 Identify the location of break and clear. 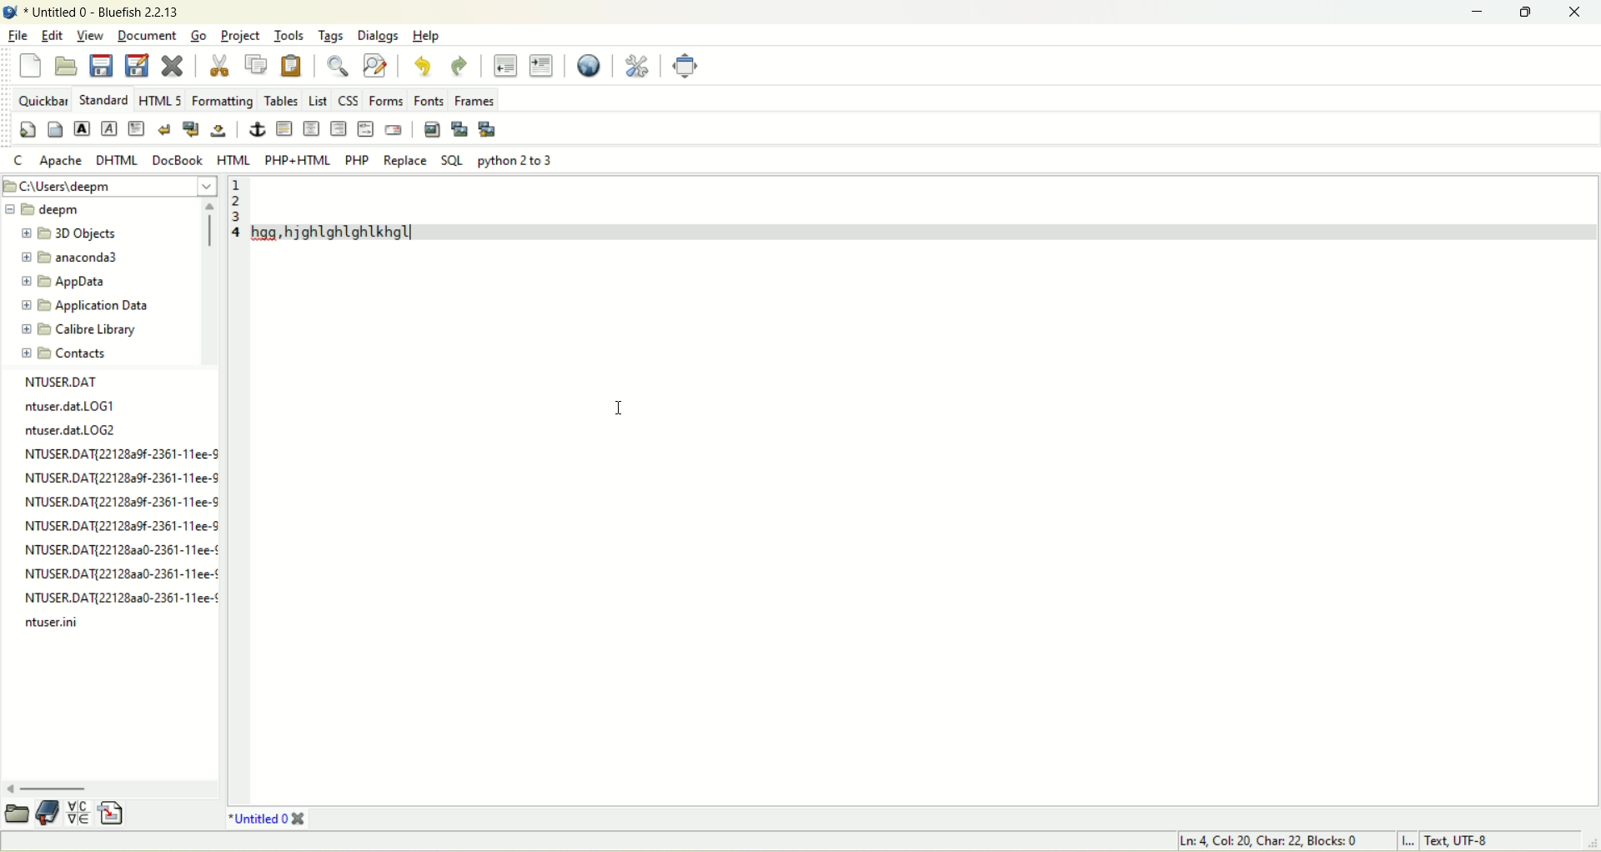
(191, 129).